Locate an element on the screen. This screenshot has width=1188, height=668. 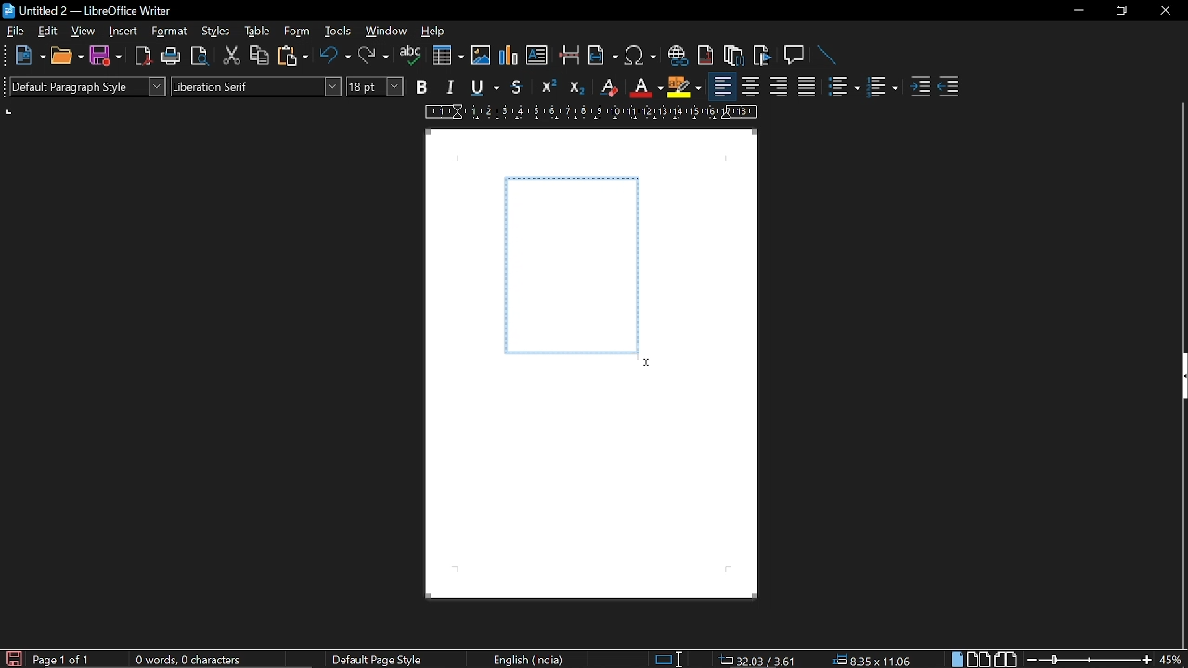
page 1 of 1 is located at coordinates (66, 660).